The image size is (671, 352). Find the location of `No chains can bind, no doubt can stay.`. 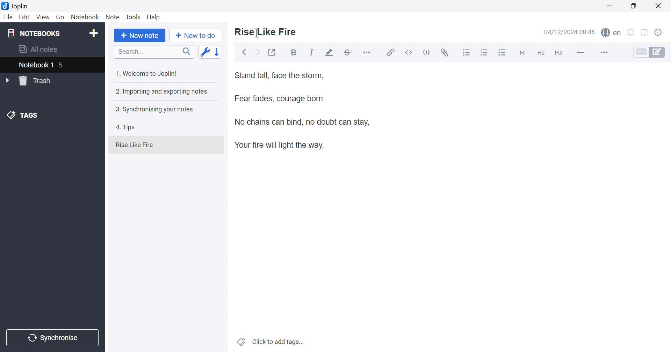

No chains can bind, no doubt can stay. is located at coordinates (303, 122).